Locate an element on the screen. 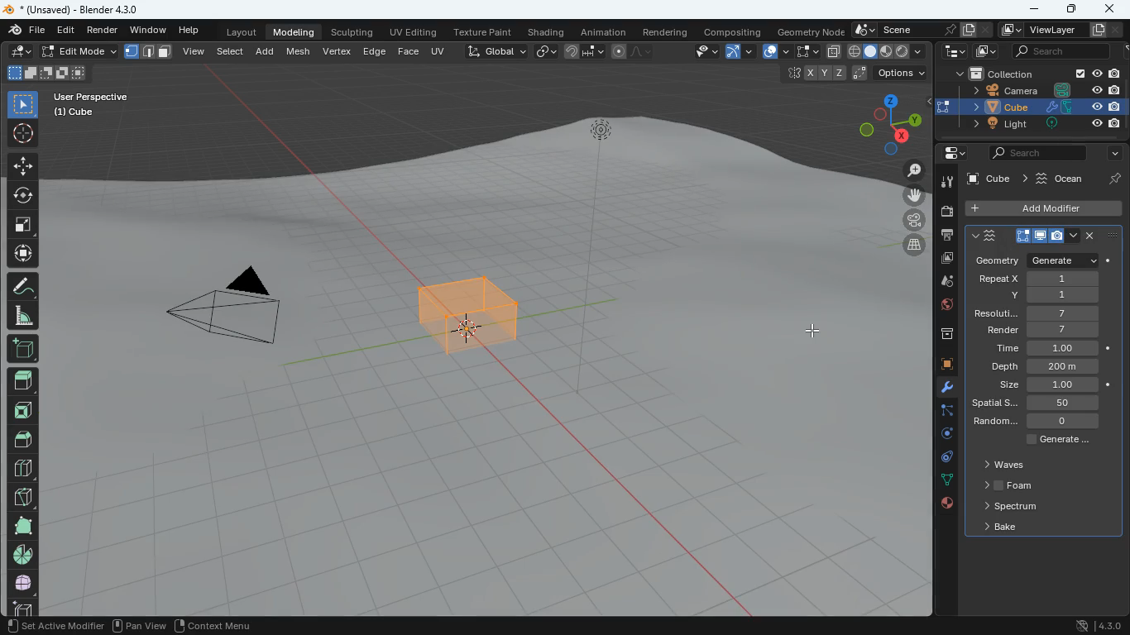 The image size is (1130, 635). foam is located at coordinates (1007, 484).